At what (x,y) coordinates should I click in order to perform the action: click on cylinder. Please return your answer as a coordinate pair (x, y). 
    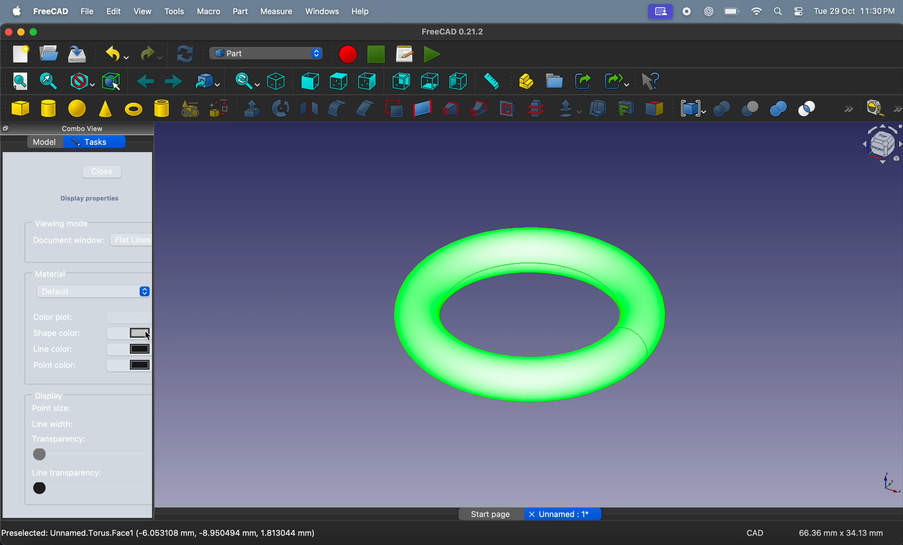
    Looking at the image, I should click on (48, 107).